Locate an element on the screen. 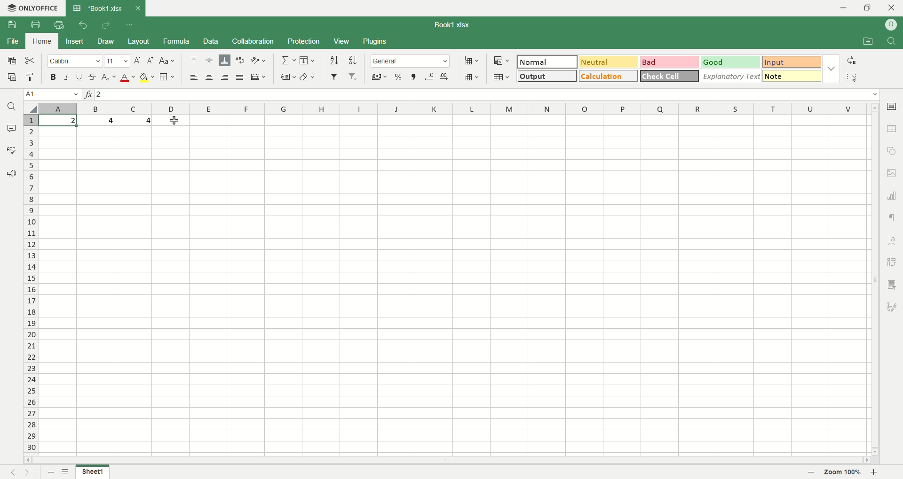 This screenshot has width=903, height=479. chart settings is located at coordinates (892, 196).